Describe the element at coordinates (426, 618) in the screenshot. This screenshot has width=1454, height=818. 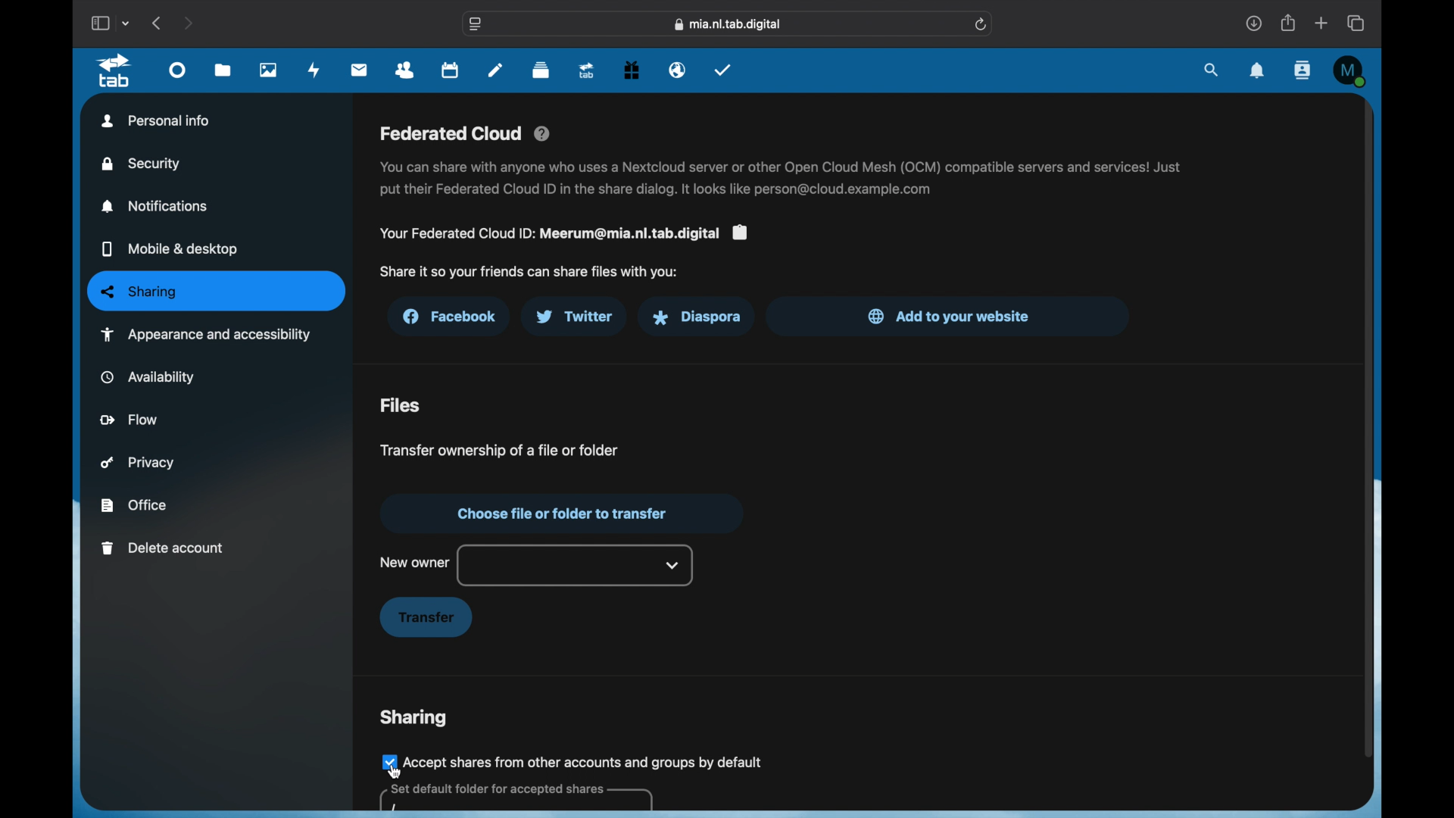
I see `transfer` at that location.